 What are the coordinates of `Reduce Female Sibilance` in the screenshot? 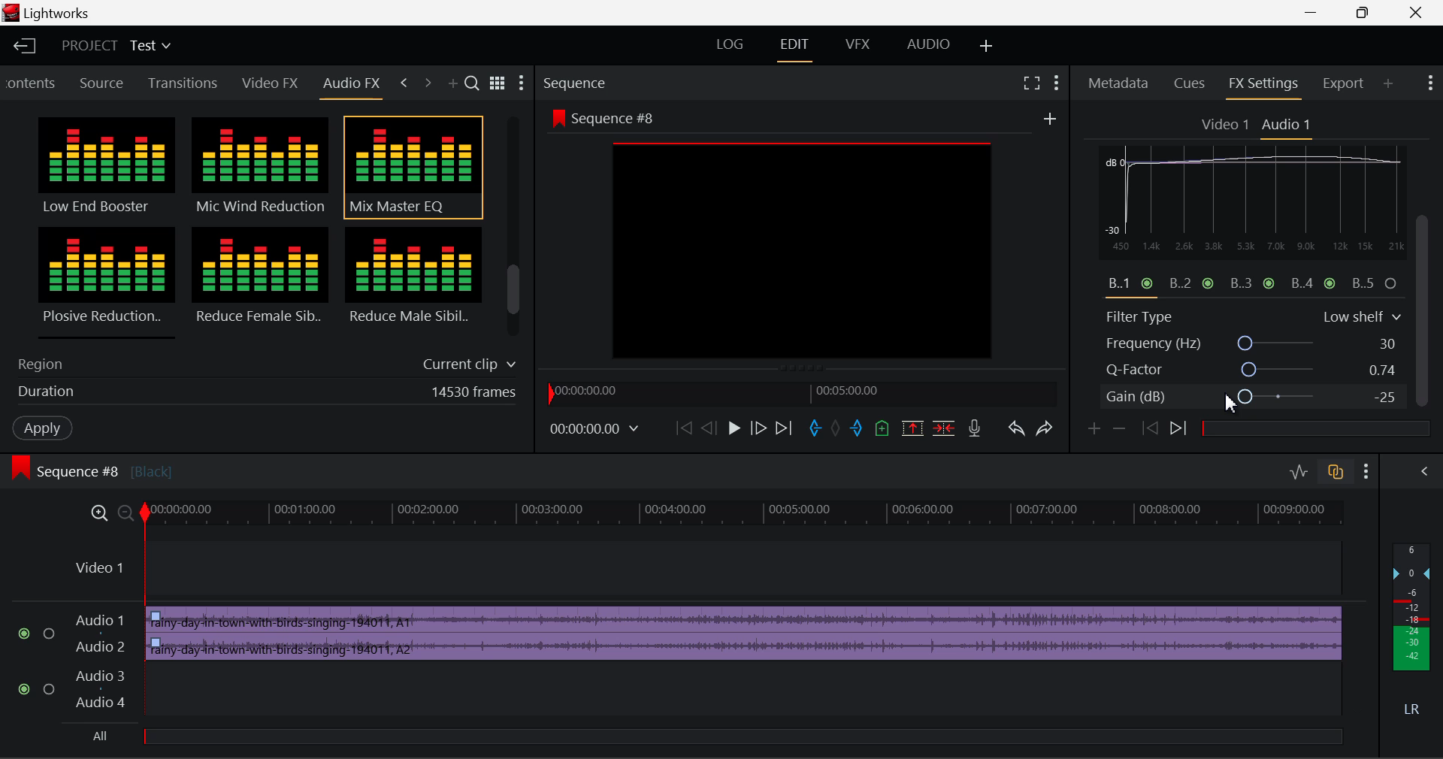 It's located at (261, 283).